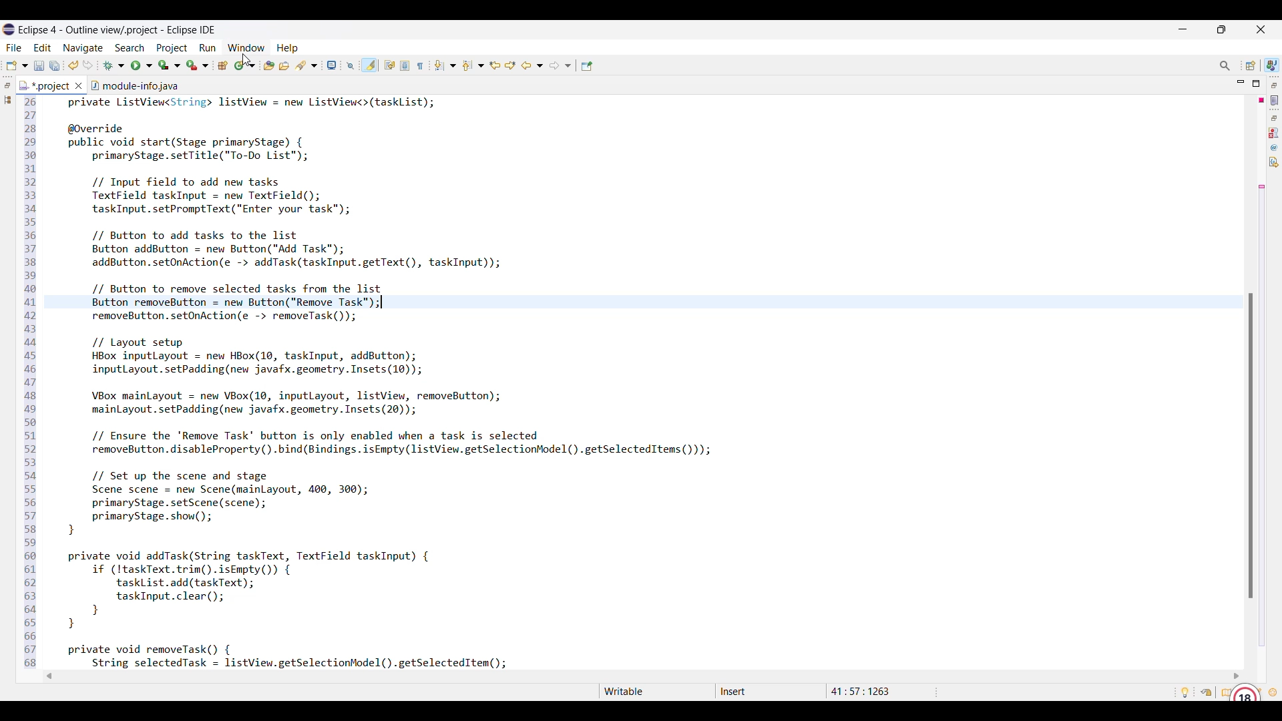 The height and width of the screenshot is (721, 1282). I want to click on Open task, so click(284, 65).